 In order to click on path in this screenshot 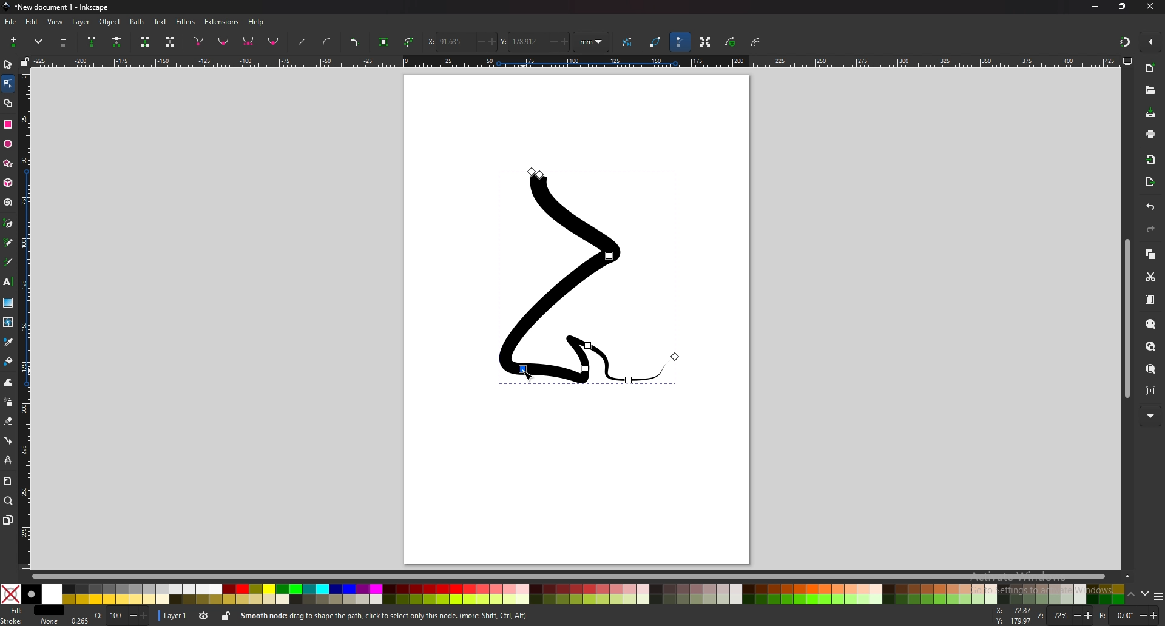, I will do `click(137, 22)`.